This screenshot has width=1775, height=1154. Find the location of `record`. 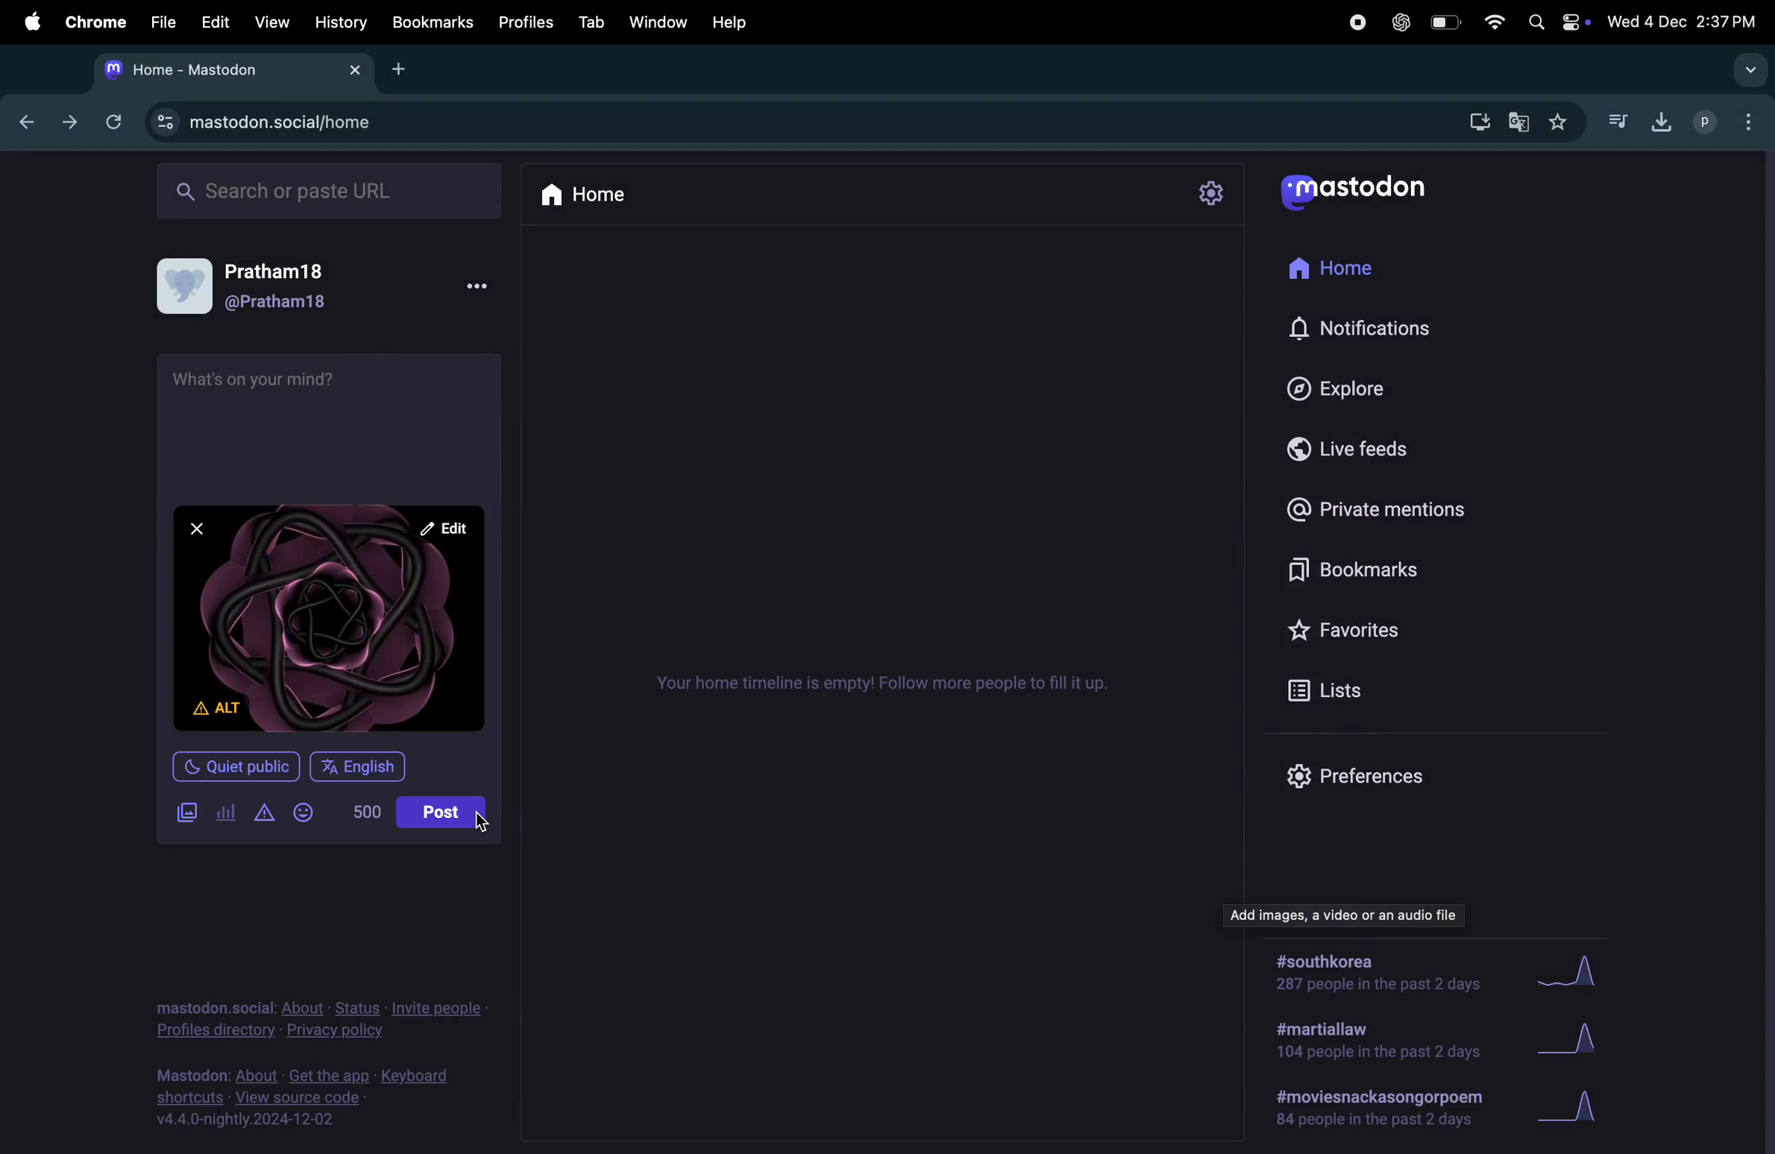

record is located at coordinates (1356, 22).